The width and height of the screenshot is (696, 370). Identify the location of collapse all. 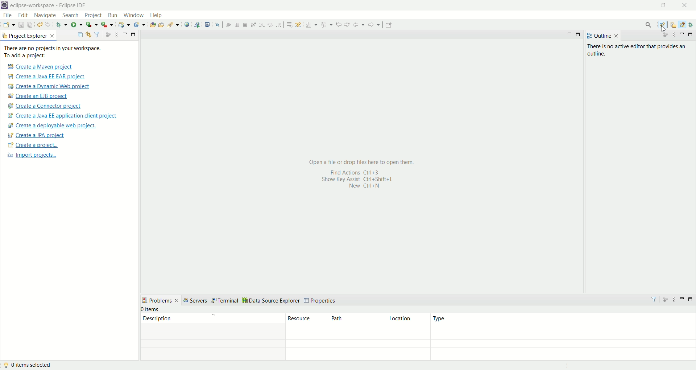
(79, 34).